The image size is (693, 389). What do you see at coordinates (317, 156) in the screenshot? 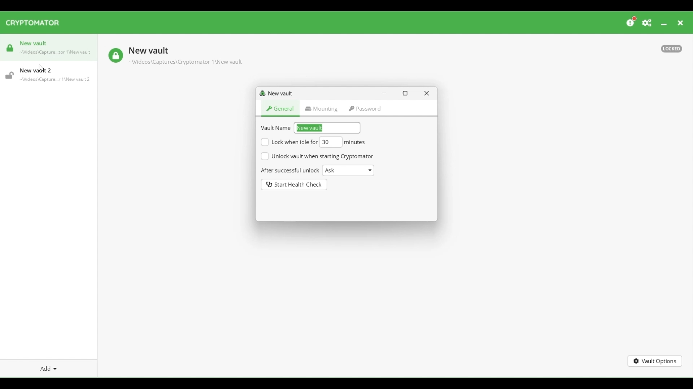
I see `Select unlock vault when starting Cryptomator` at bounding box center [317, 156].